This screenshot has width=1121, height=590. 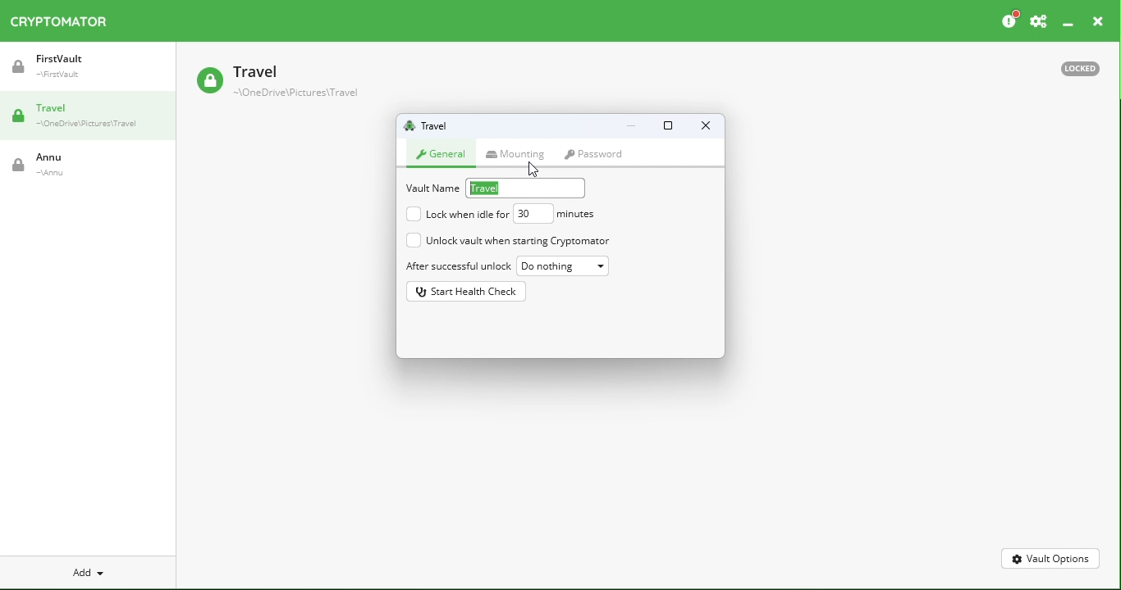 What do you see at coordinates (456, 214) in the screenshot?
I see `Lock when idle for` at bounding box center [456, 214].